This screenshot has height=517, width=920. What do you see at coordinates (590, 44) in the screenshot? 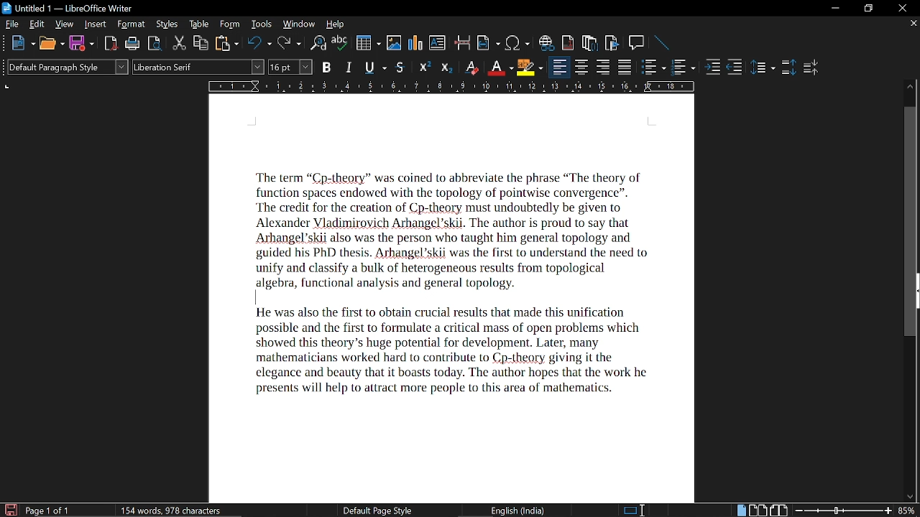
I see `Insert endnote` at bounding box center [590, 44].